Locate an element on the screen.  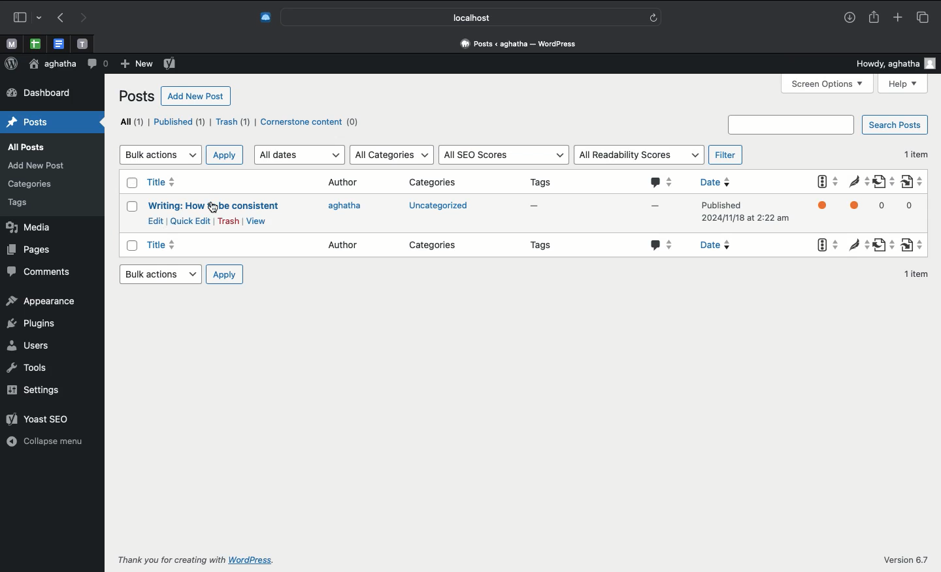
Comment is located at coordinates (659, 246).